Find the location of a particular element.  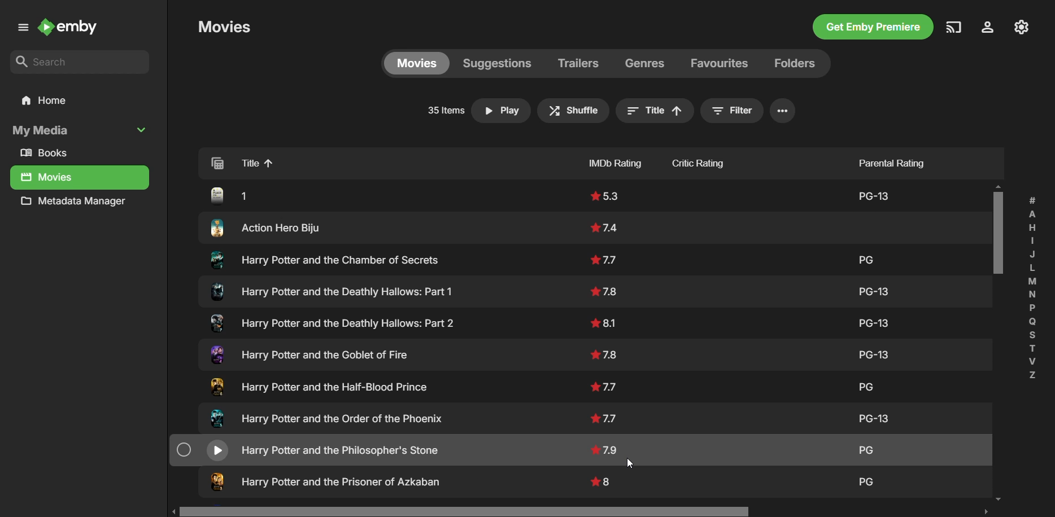

 is located at coordinates (314, 354).